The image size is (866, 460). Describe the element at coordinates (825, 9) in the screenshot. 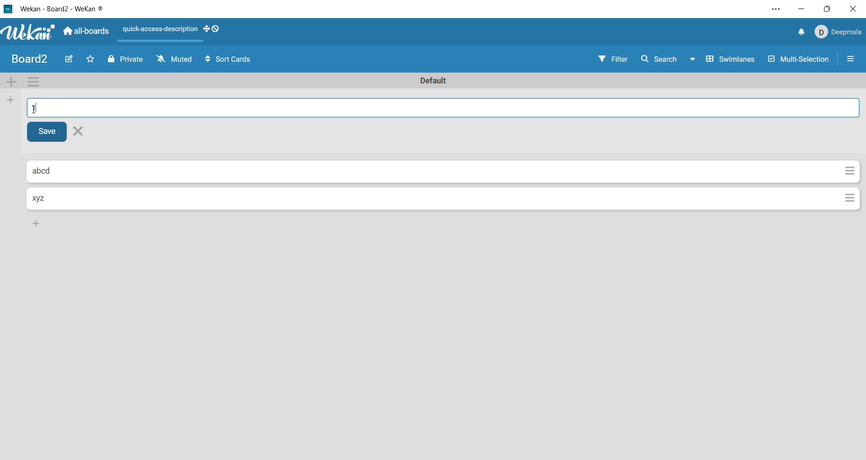

I see `maximize` at that location.